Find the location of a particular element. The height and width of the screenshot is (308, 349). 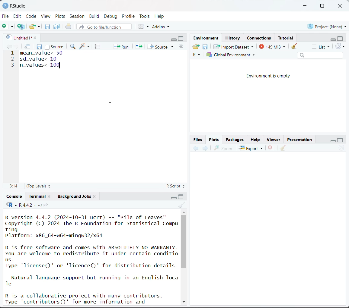

Help is located at coordinates (255, 140).